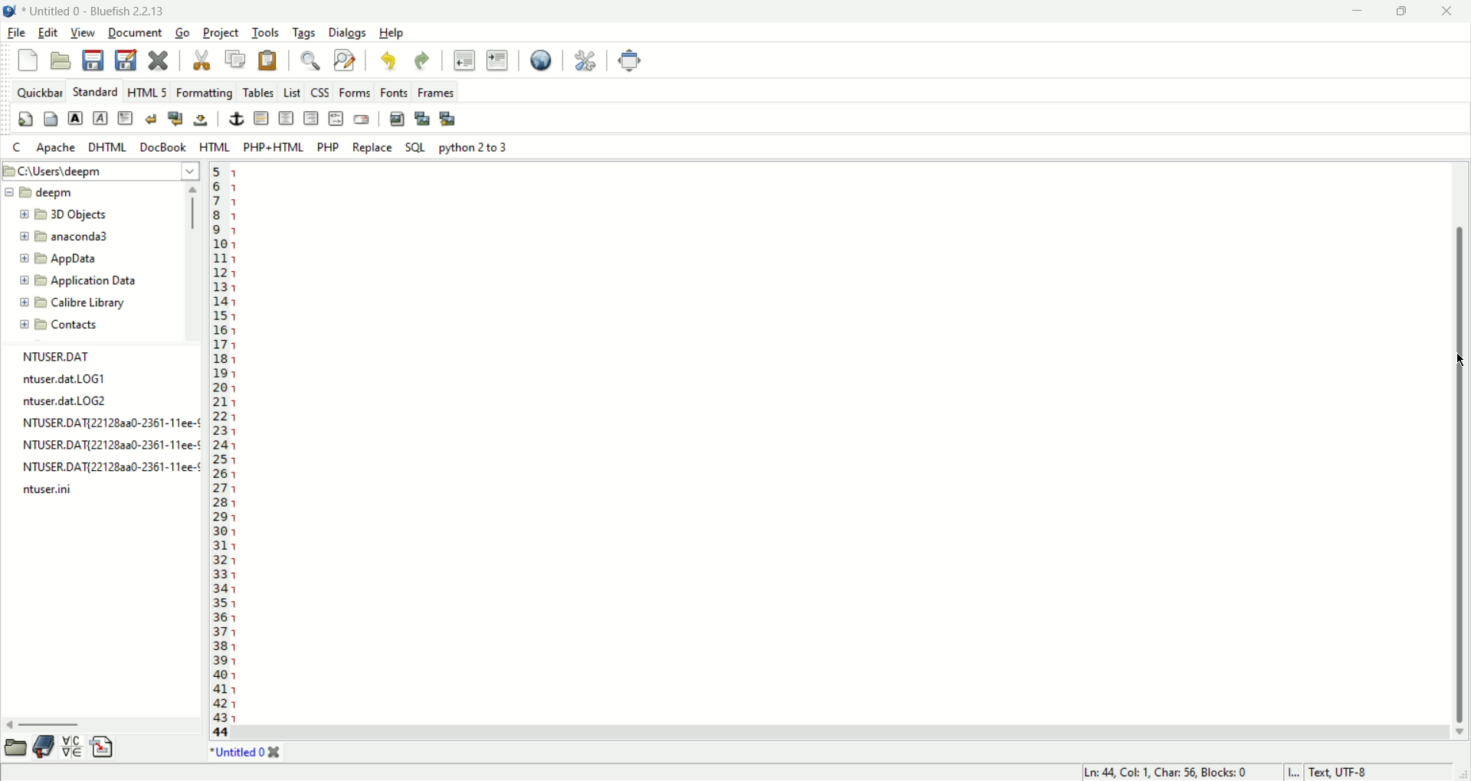  Describe the element at coordinates (146, 93) in the screenshot. I see `HTML5` at that location.